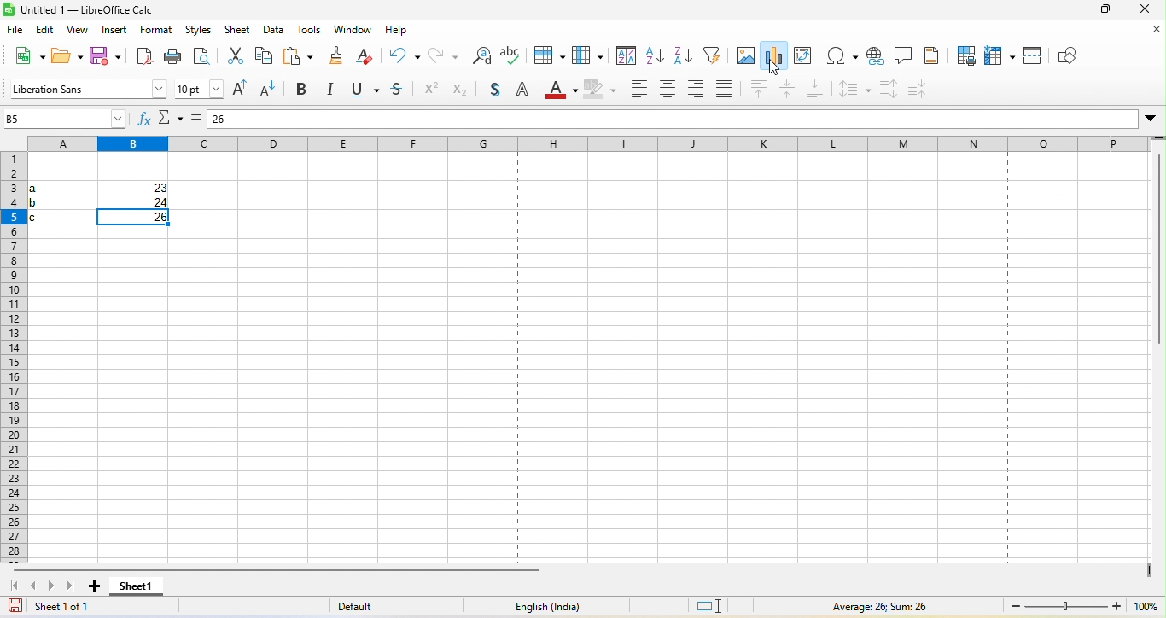 Image resolution: width=1166 pixels, height=618 pixels. I want to click on align bottom, so click(816, 91).